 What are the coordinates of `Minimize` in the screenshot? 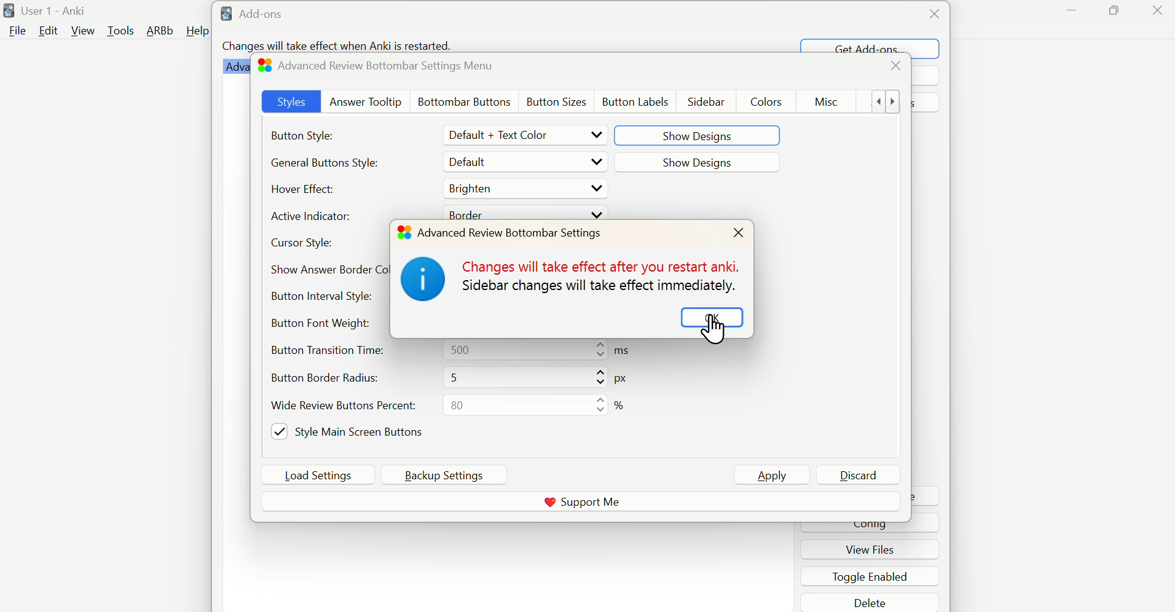 It's located at (1071, 11).